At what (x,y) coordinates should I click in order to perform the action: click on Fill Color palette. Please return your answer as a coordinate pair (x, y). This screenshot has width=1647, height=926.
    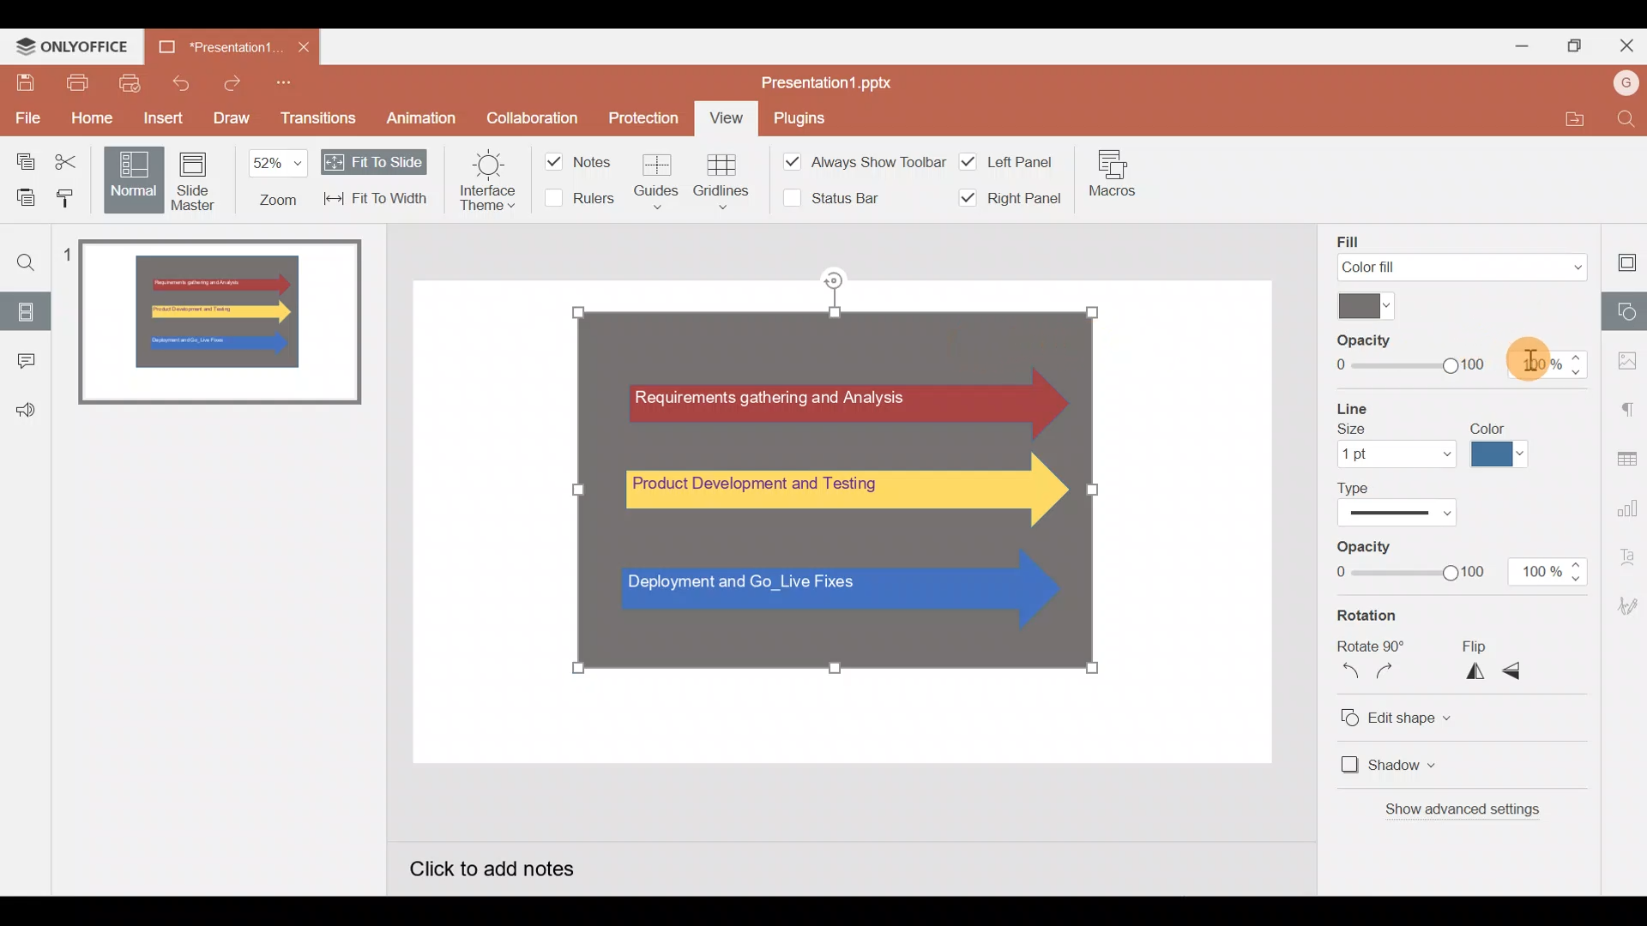
    Looking at the image, I should click on (1360, 305).